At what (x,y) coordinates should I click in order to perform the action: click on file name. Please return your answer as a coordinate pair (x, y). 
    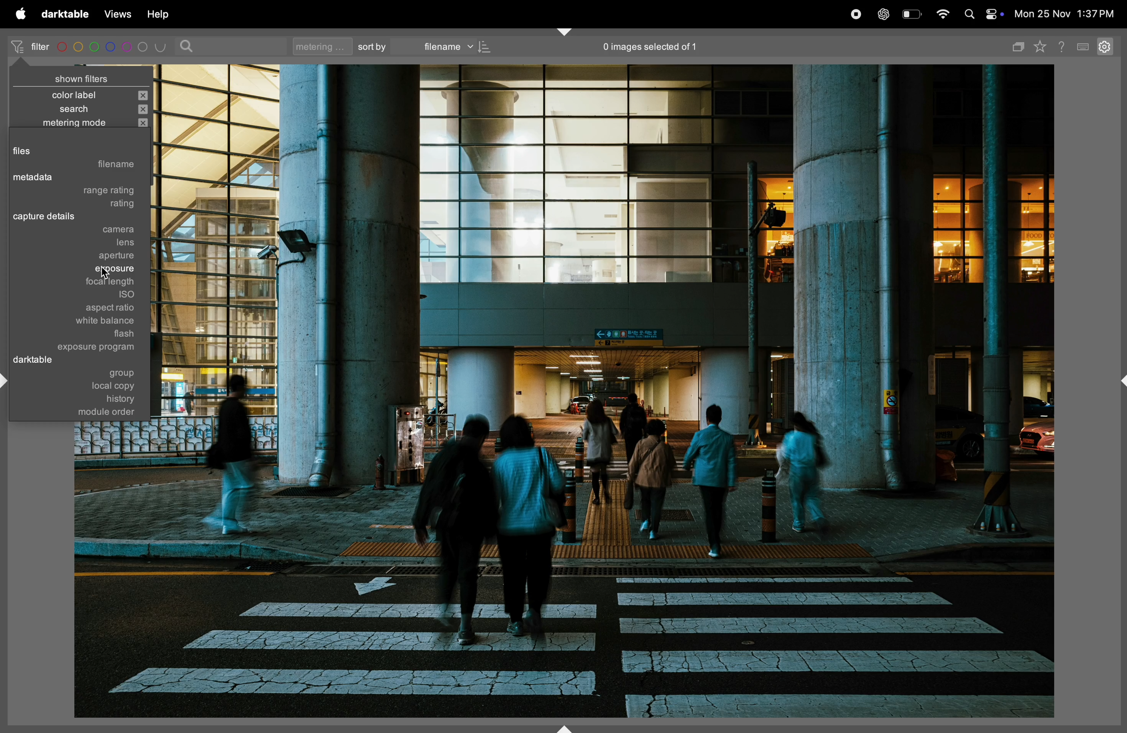
    Looking at the image, I should click on (455, 46).